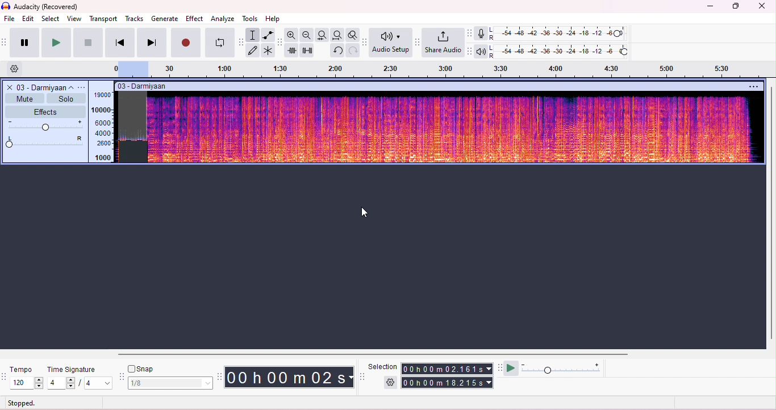 This screenshot has height=410, width=776. What do you see at coordinates (22, 403) in the screenshot?
I see `stopped` at bounding box center [22, 403].